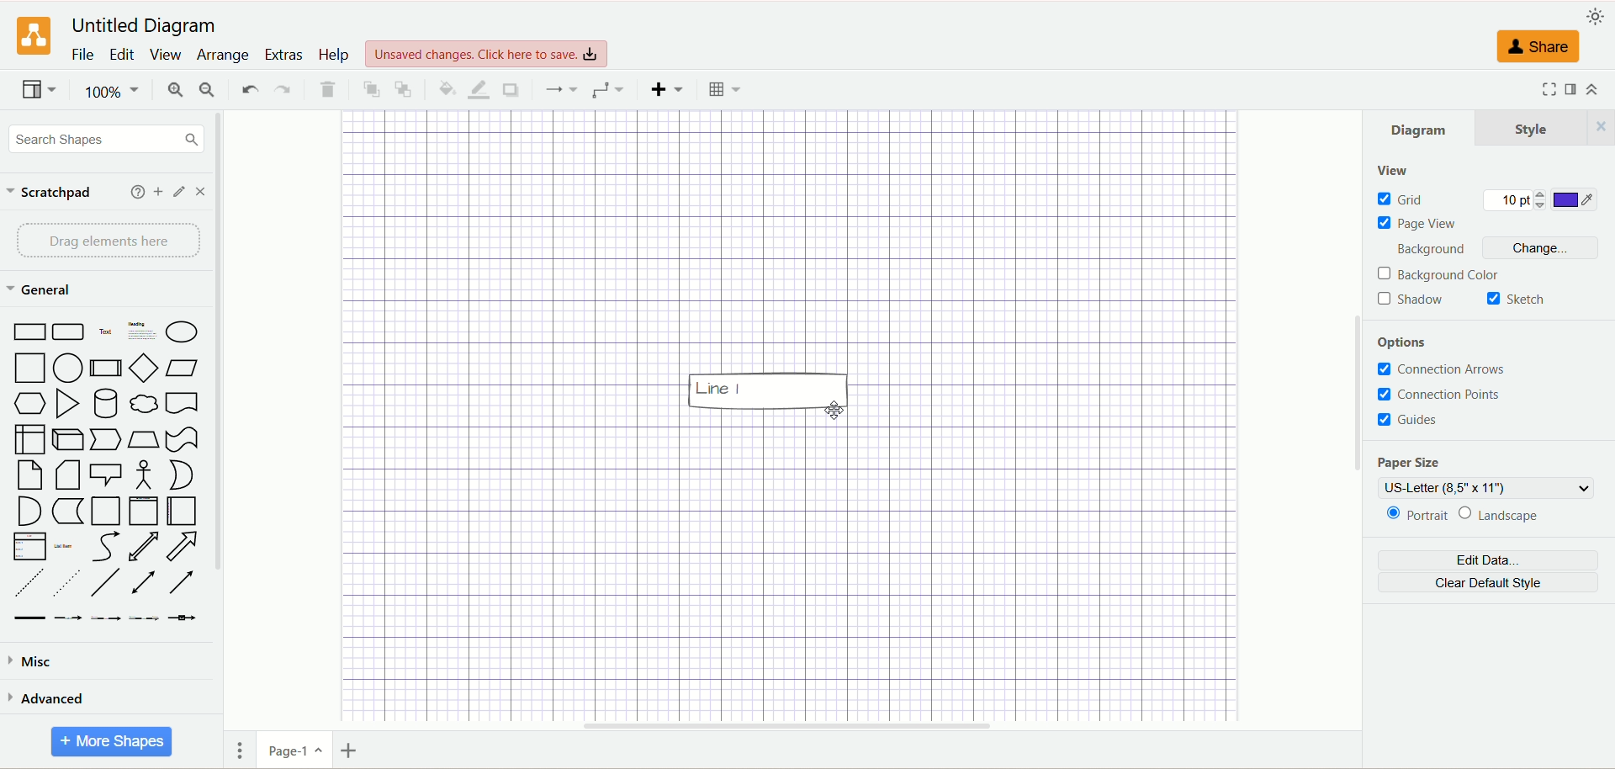 The height and width of the screenshot is (769, 1615). I want to click on color, so click(1576, 201).